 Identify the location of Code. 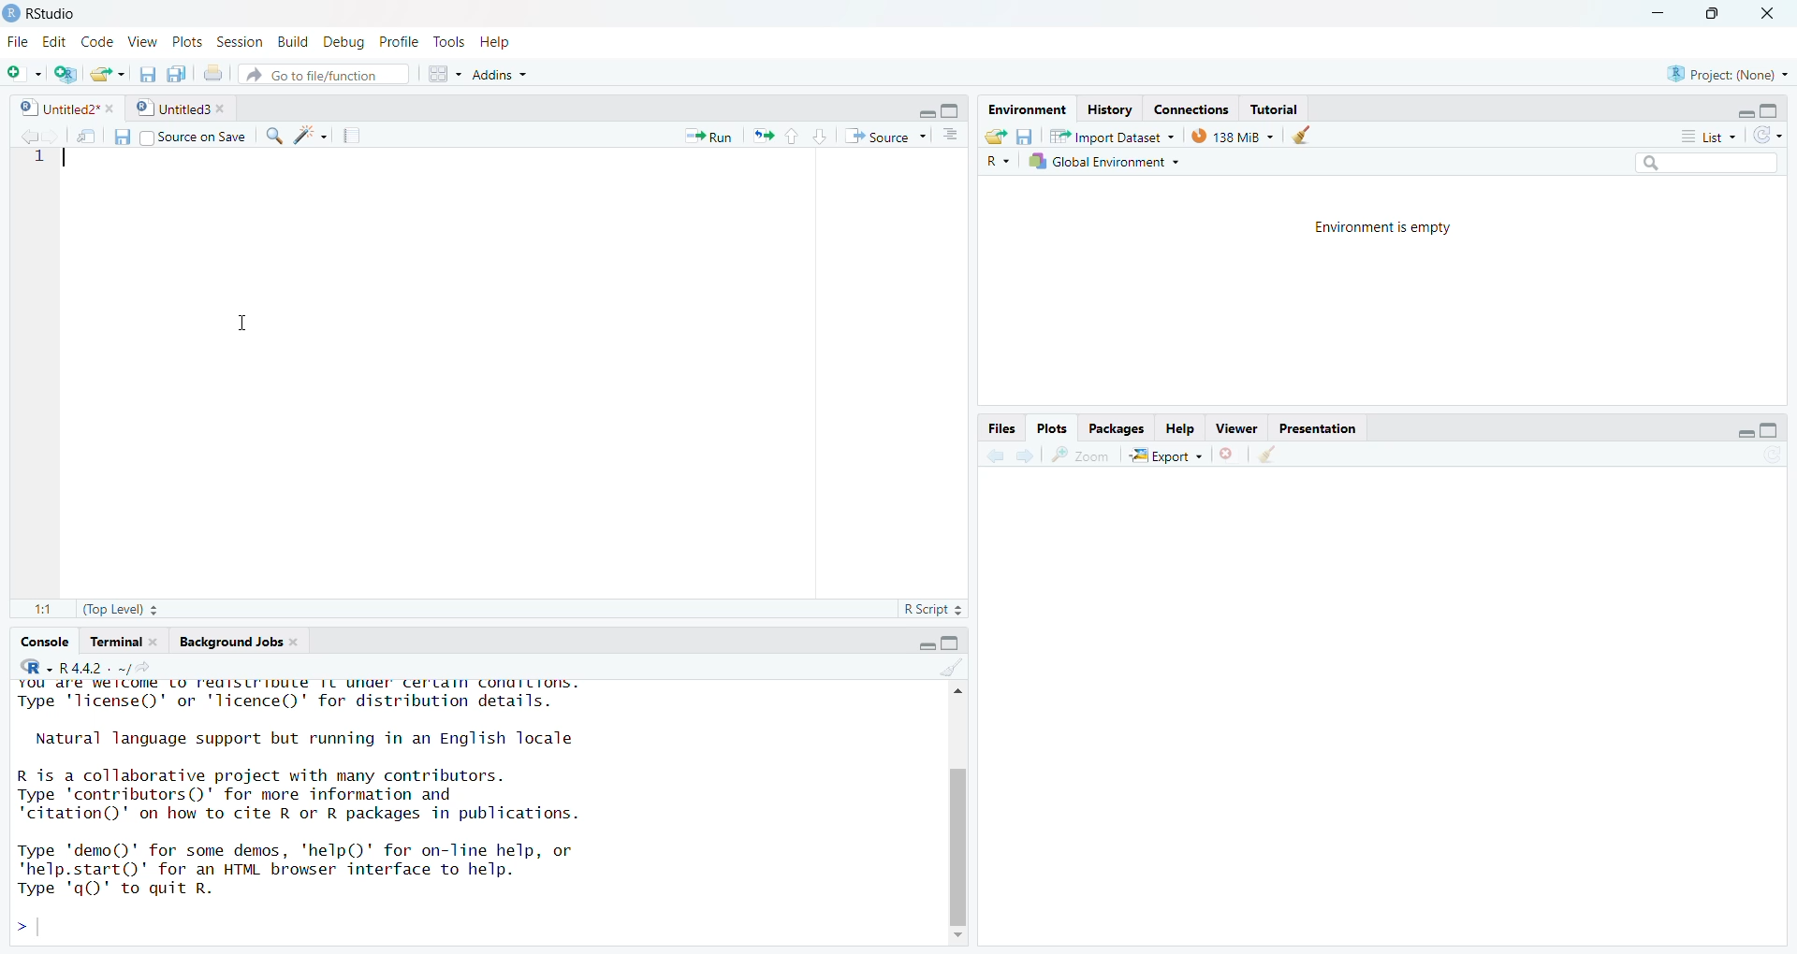
(98, 43).